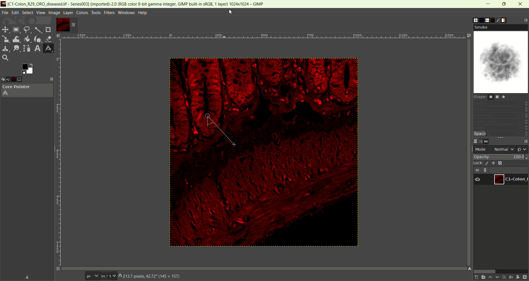 This screenshot has width=529, height=281. Describe the element at coordinates (271, 37) in the screenshot. I see `zoom factor` at that location.